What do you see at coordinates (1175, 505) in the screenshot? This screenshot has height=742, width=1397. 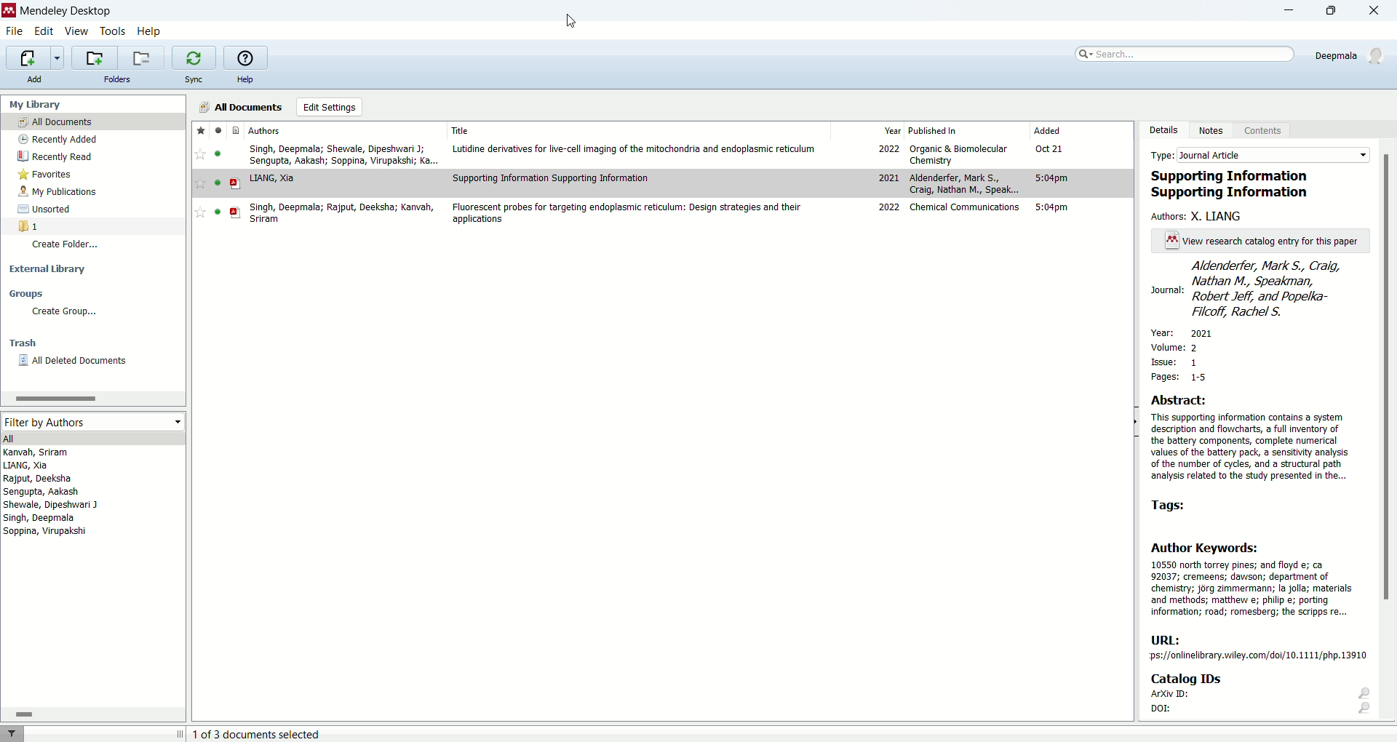 I see `tags: ` at bounding box center [1175, 505].